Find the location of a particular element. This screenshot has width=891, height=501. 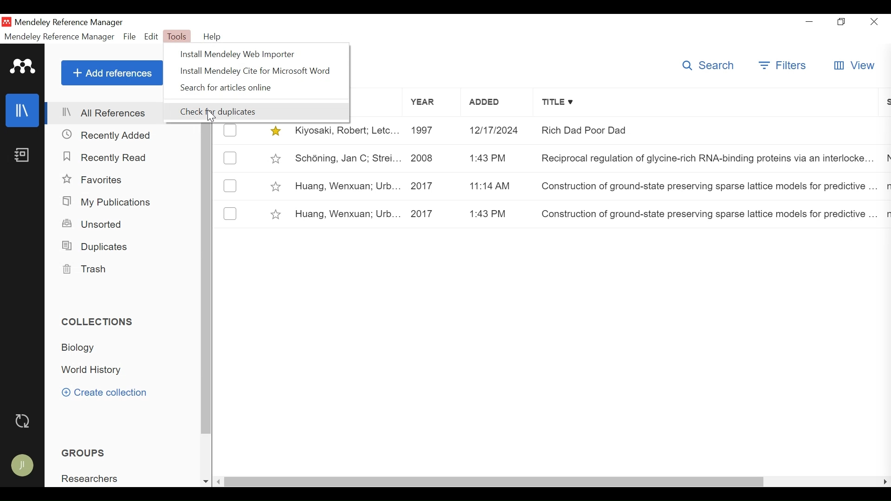

2008 is located at coordinates (433, 158).